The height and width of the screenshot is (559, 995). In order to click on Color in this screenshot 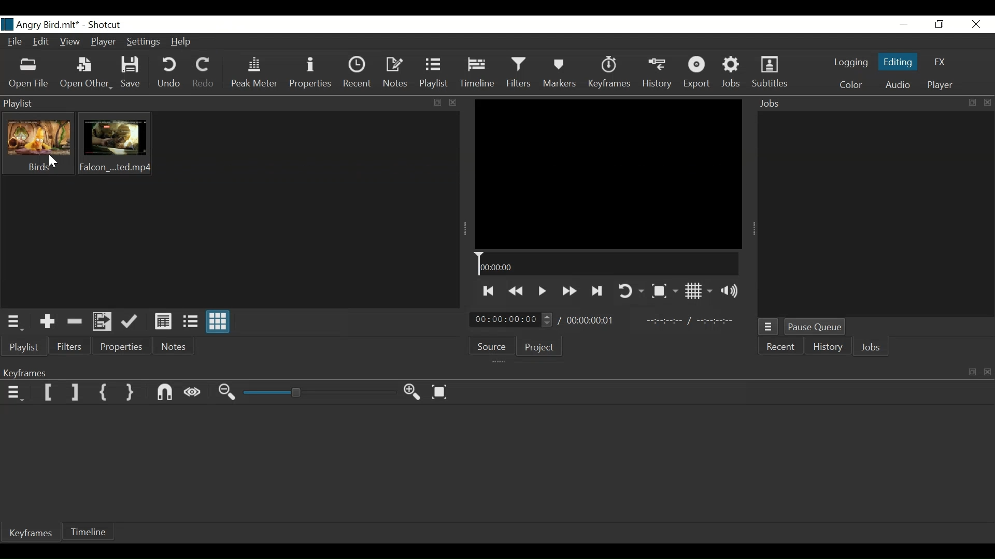, I will do `click(850, 85)`.